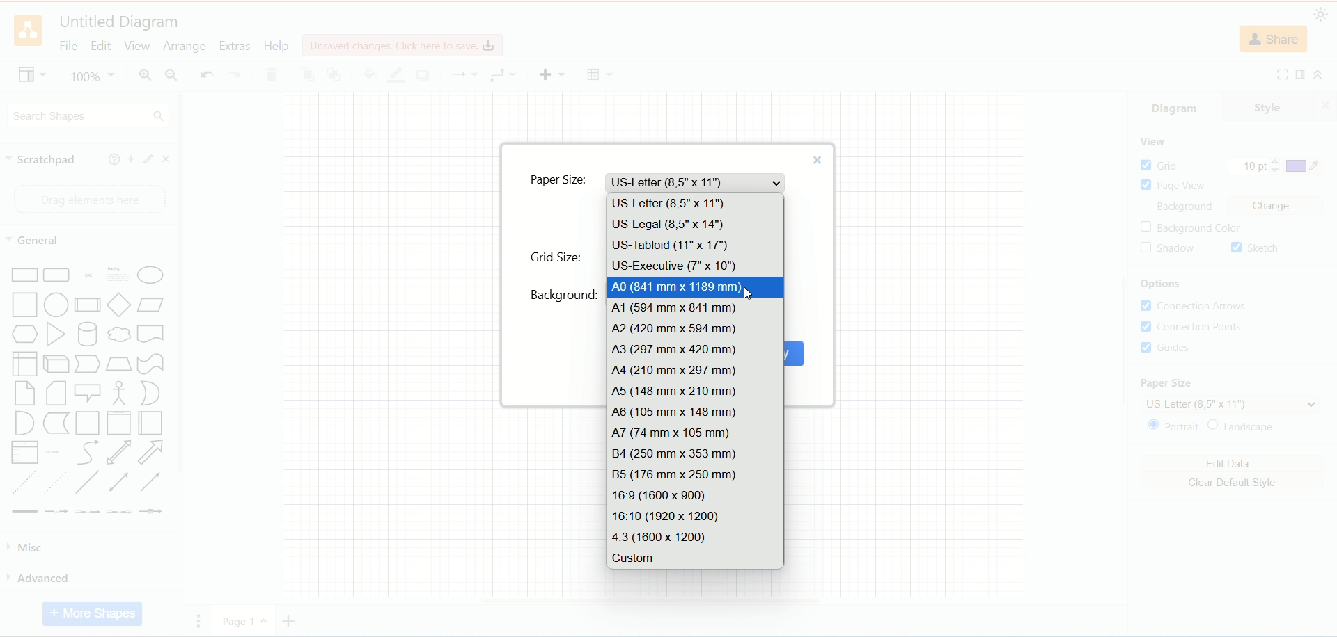 The height and width of the screenshot is (637, 1337). I want to click on Note, so click(24, 394).